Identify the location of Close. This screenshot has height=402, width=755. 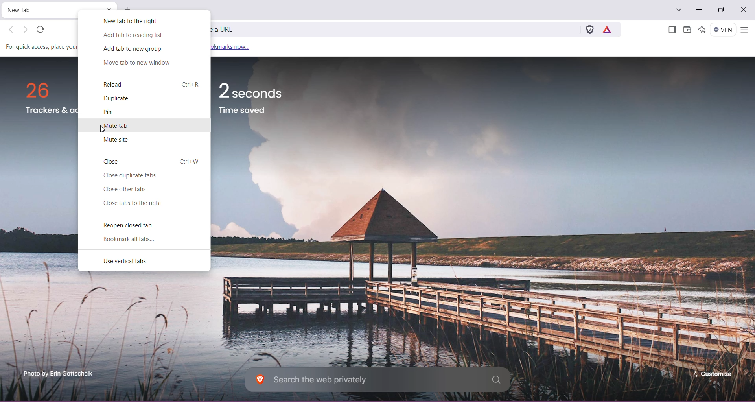
(151, 160).